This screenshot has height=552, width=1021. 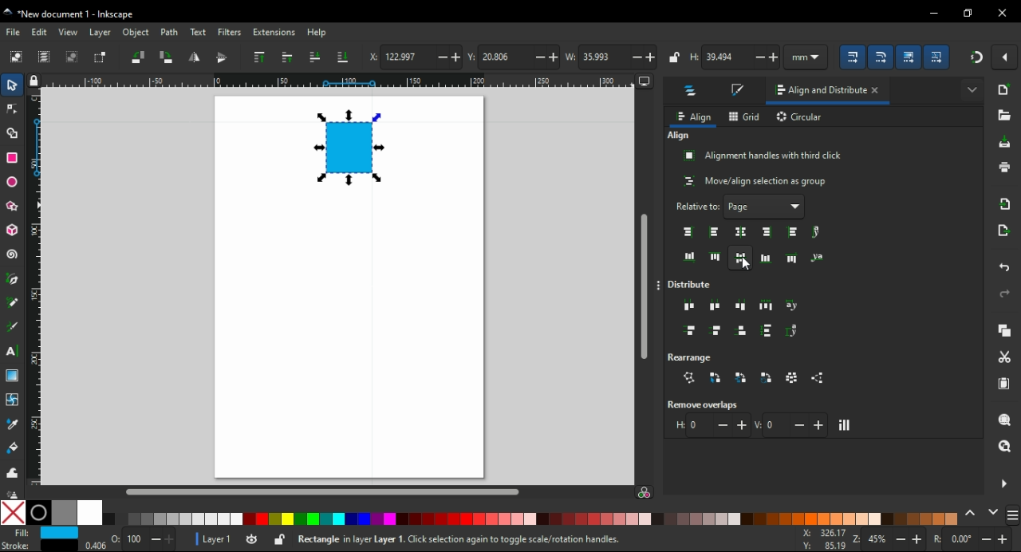 I want to click on align, so click(x=679, y=136).